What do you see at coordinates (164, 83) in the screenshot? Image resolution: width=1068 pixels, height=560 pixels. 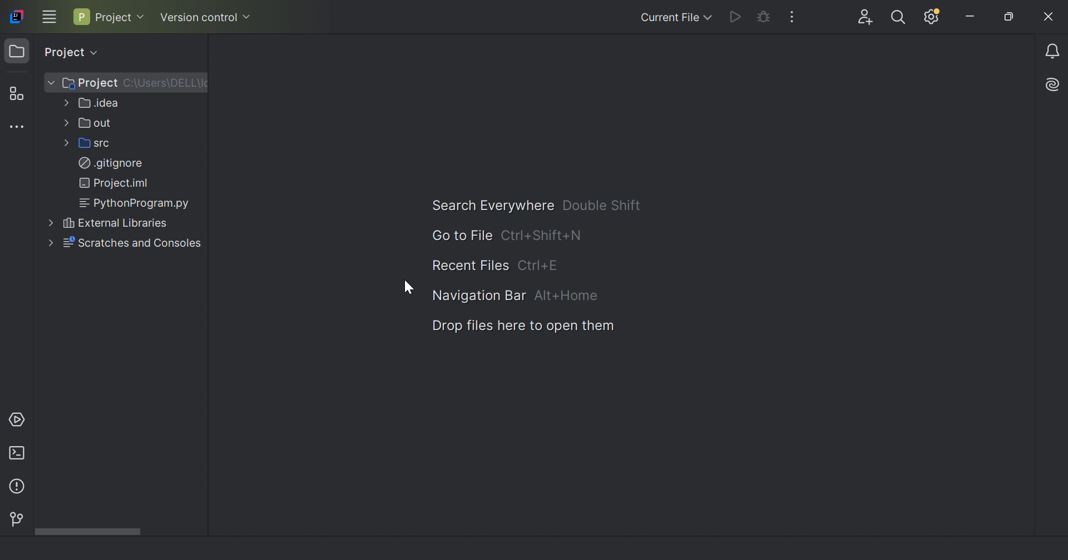 I see `C:\Users\DELL\I` at bounding box center [164, 83].